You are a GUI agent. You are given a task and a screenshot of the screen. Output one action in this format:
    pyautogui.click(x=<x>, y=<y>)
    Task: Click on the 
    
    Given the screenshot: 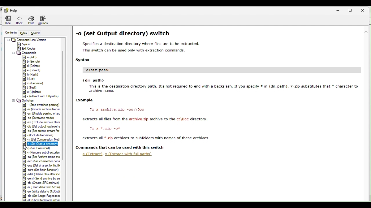 What is the action you would take?
    pyautogui.click(x=18, y=20)
    